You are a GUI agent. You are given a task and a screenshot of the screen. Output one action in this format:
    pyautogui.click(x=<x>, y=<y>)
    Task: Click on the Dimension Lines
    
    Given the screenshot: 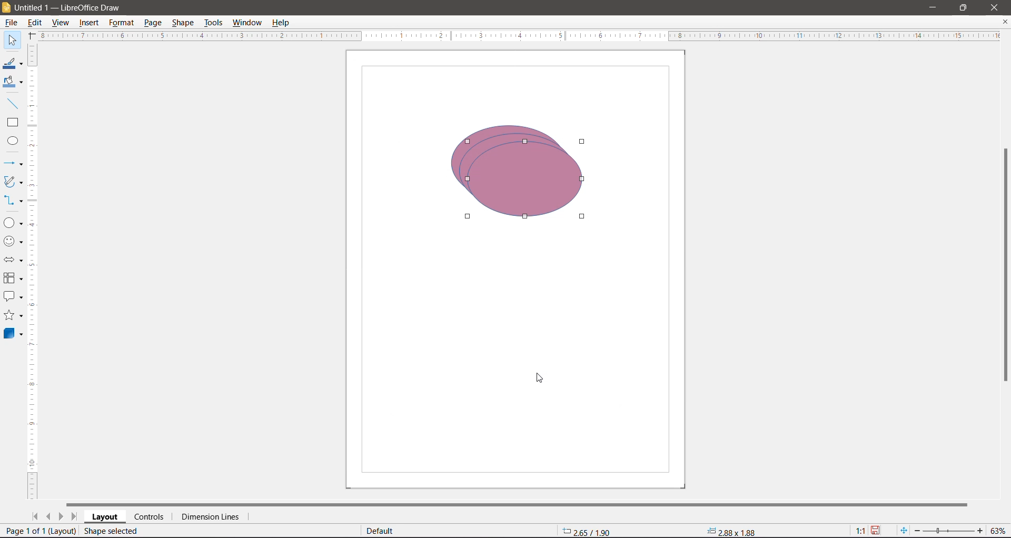 What is the action you would take?
    pyautogui.click(x=213, y=517)
    